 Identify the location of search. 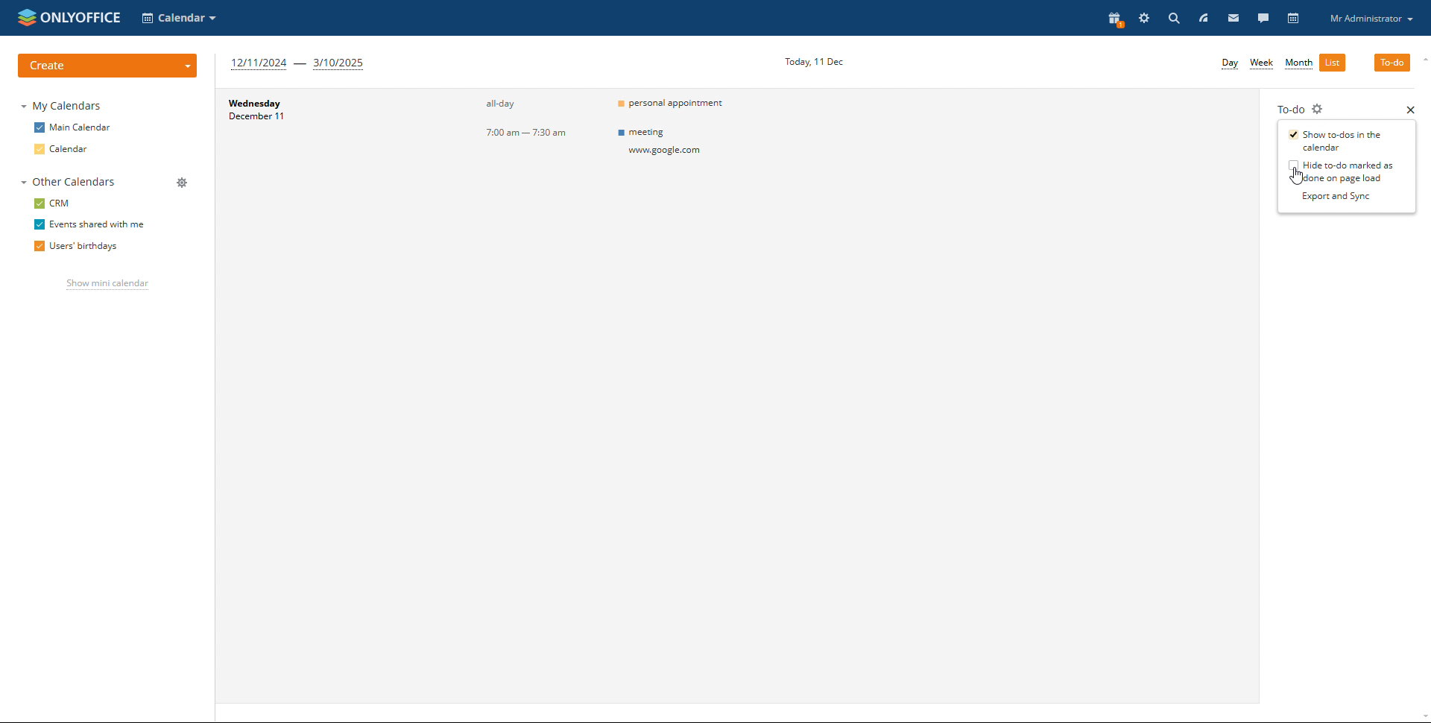
(1175, 19).